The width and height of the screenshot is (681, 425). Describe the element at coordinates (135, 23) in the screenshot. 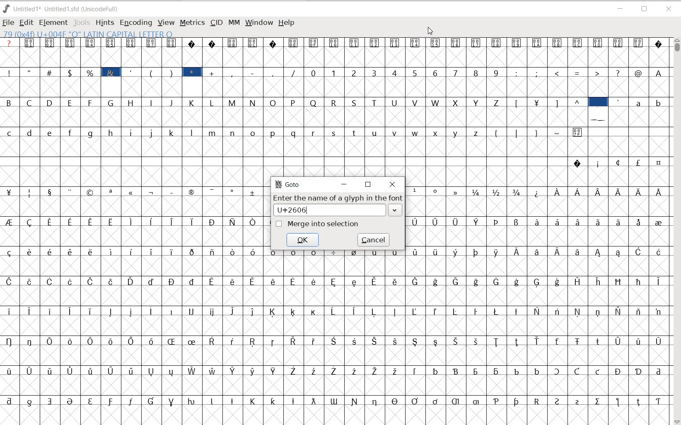

I see `ENCODING` at that location.